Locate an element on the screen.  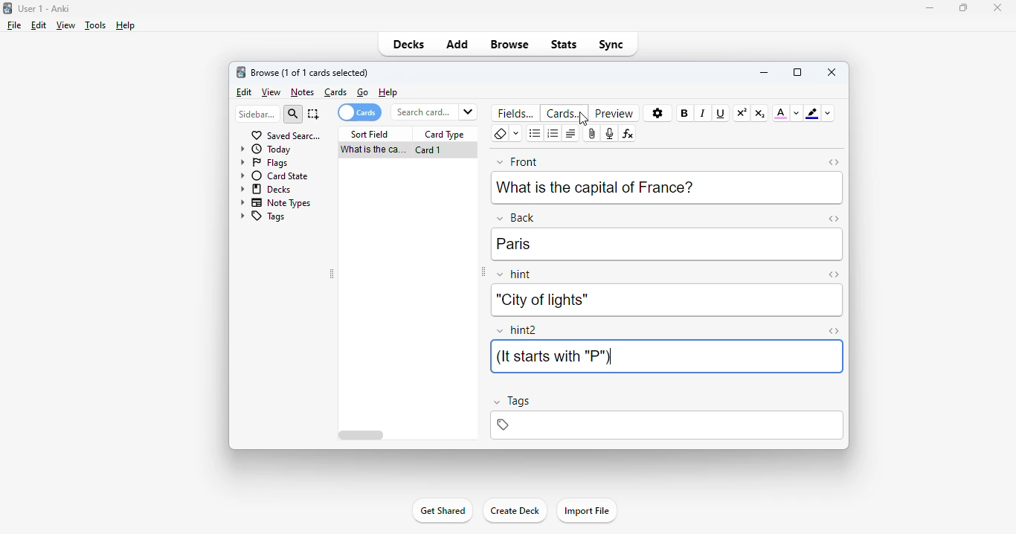
card type is located at coordinates (445, 135).